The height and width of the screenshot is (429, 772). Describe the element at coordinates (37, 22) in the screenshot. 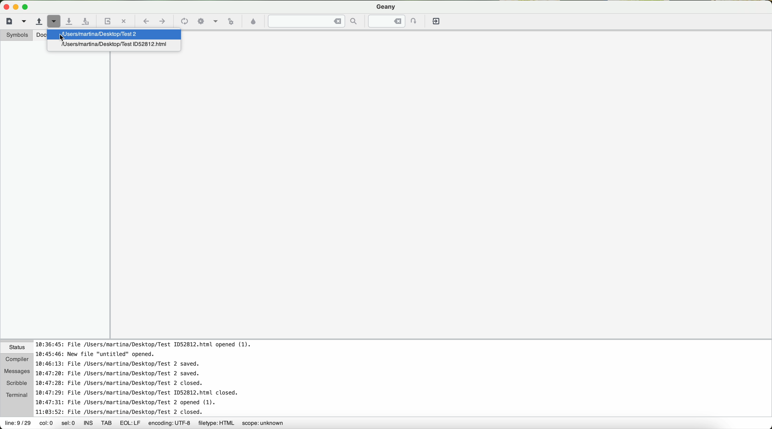

I see `open an existing file` at that location.